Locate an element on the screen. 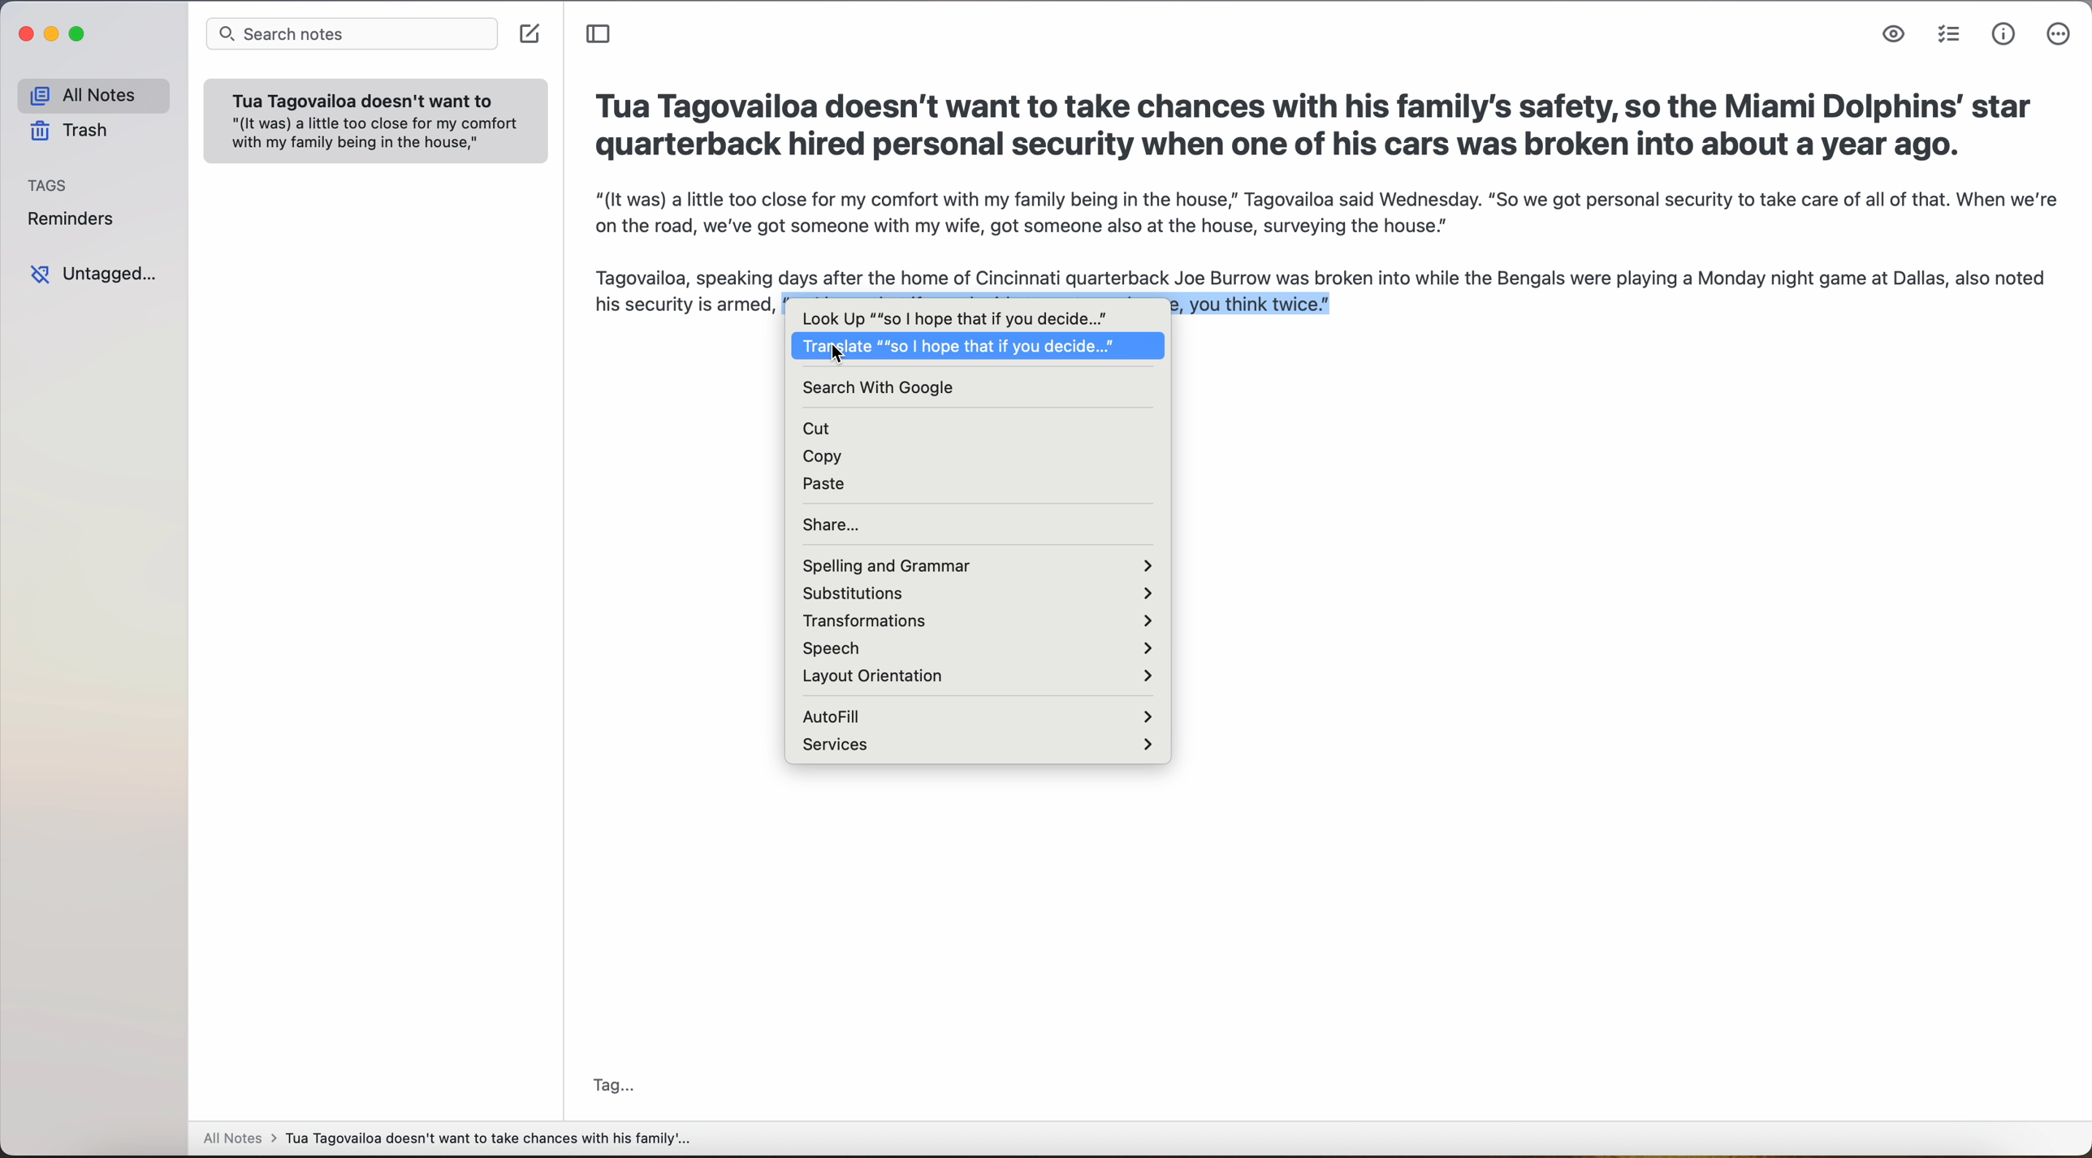  transformations is located at coordinates (978, 620).